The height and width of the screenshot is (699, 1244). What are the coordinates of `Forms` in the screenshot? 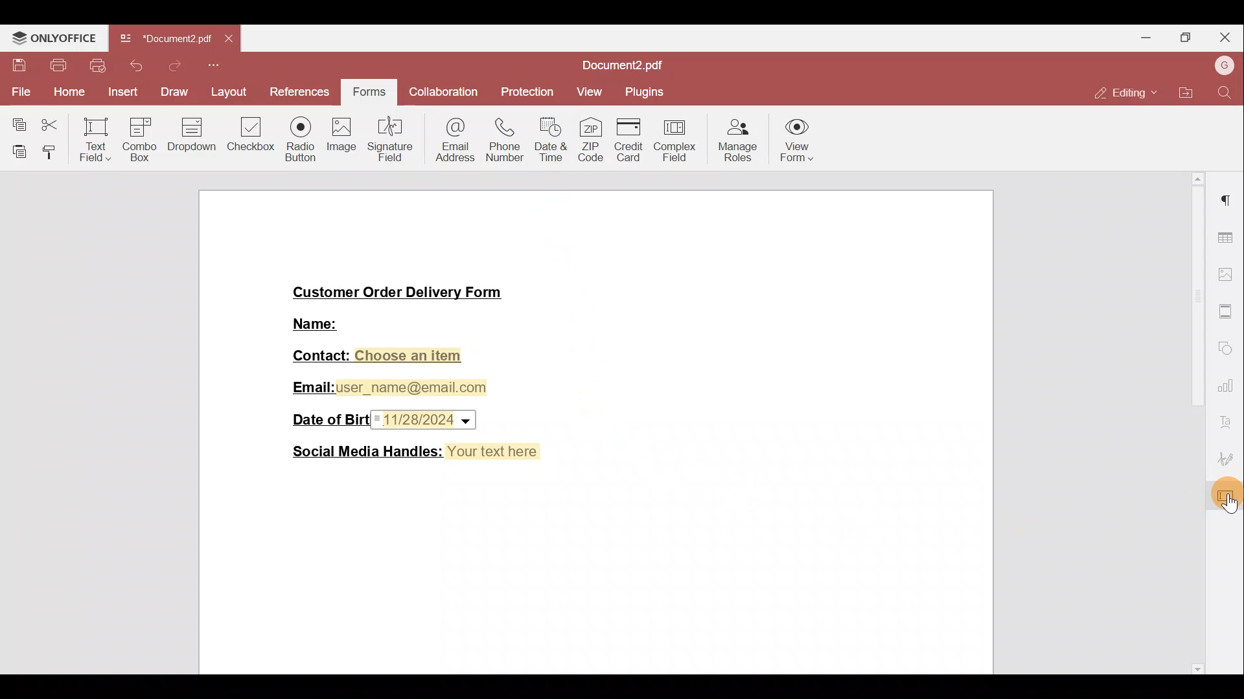 It's located at (367, 93).